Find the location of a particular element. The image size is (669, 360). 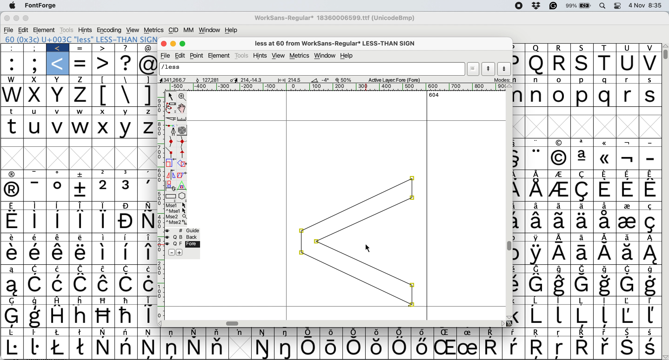

w is located at coordinates (81, 111).